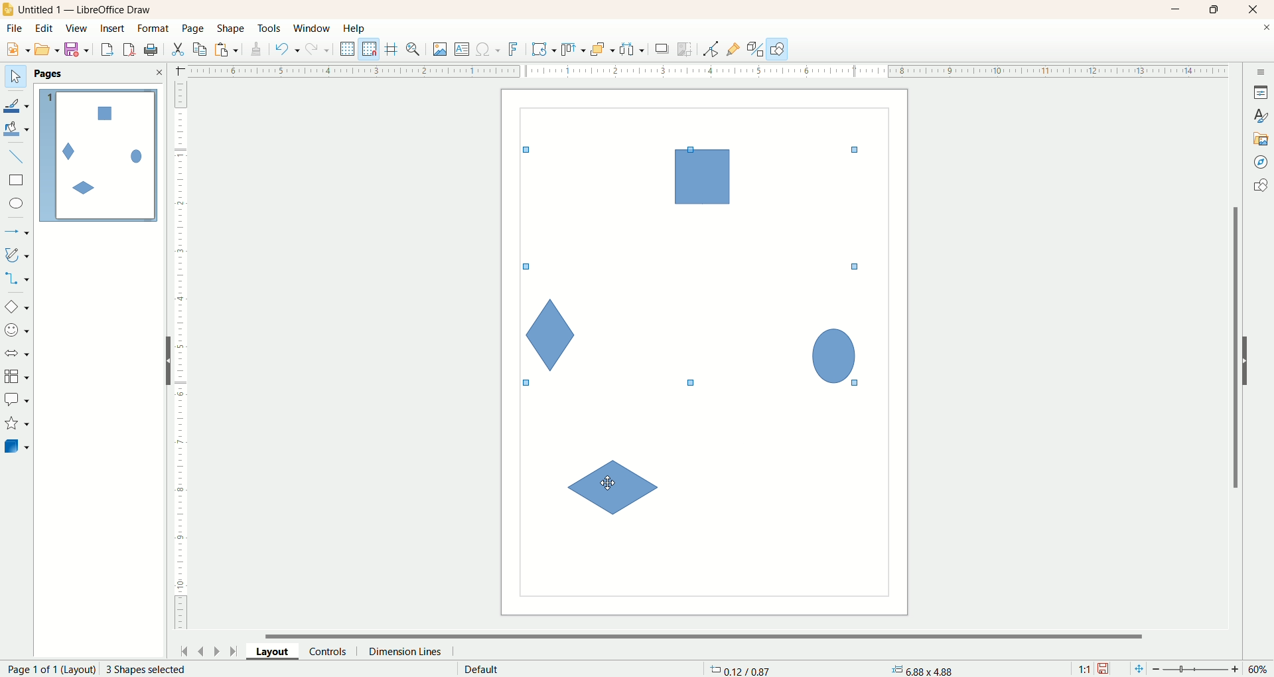 This screenshot has height=677, width=1274. I want to click on zo, so click(415, 49).